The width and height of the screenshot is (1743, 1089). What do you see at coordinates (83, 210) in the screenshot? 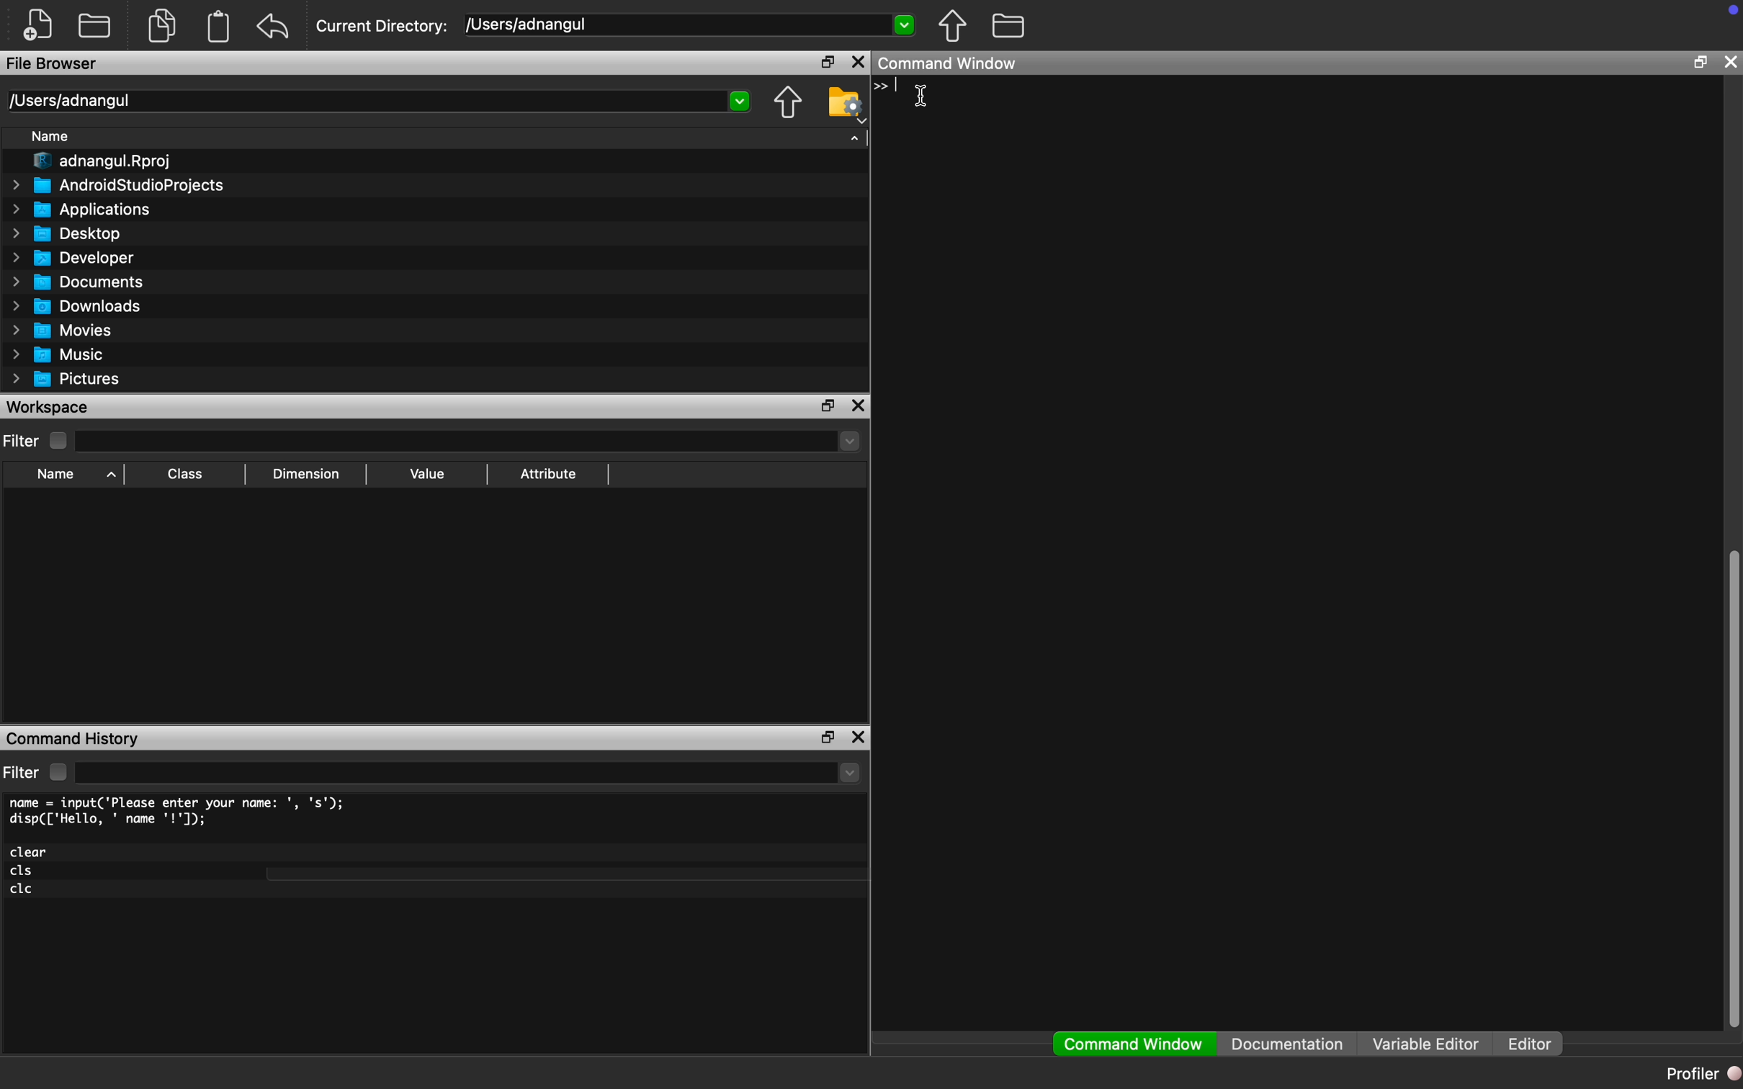
I see `Applications` at bounding box center [83, 210].